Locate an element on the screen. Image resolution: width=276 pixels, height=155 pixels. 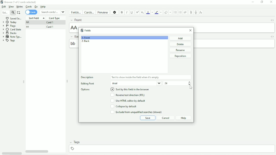
Anki logo is located at coordinates (82, 30).